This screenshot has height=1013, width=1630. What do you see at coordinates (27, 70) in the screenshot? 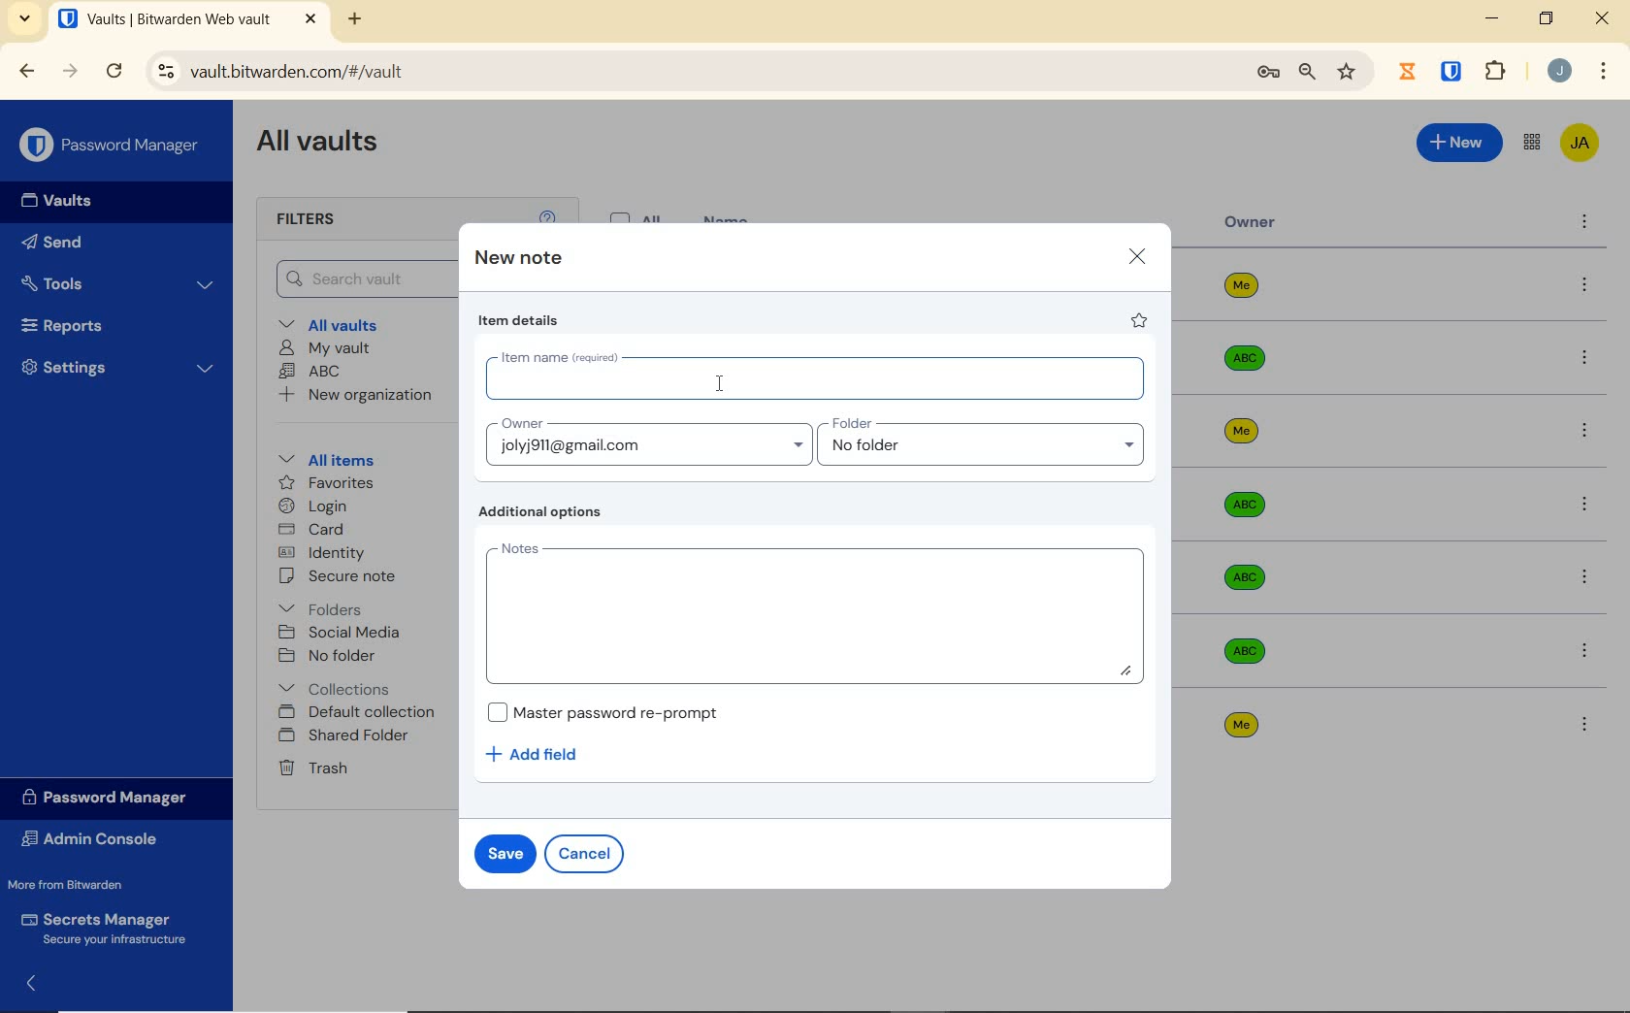
I see `BACK` at bounding box center [27, 70].